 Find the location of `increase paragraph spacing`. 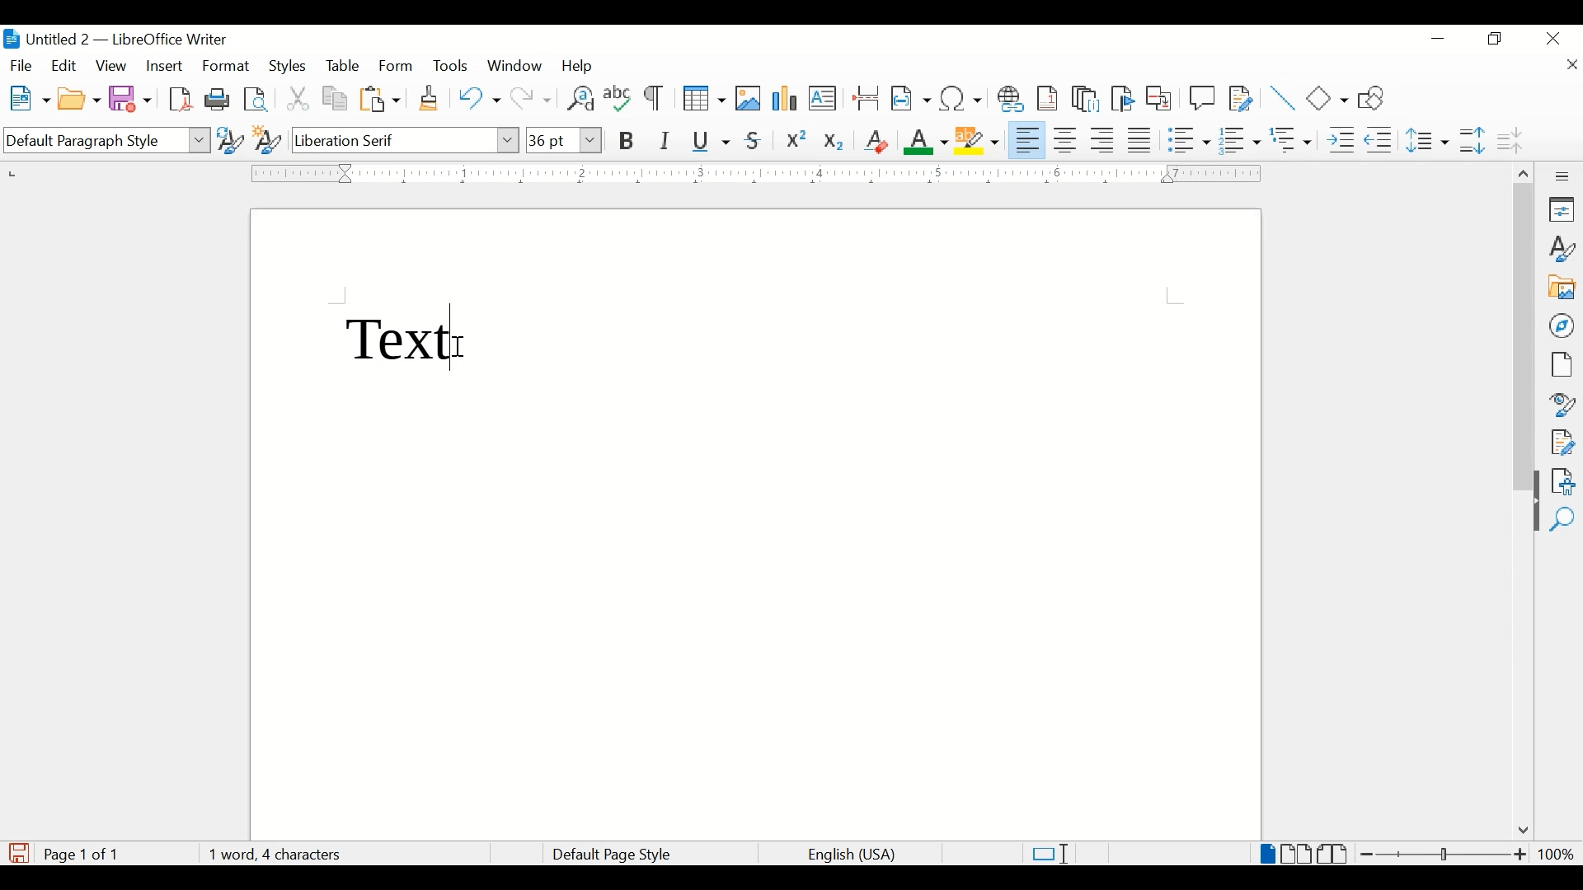

increase paragraph spacing is located at coordinates (1472, 140).